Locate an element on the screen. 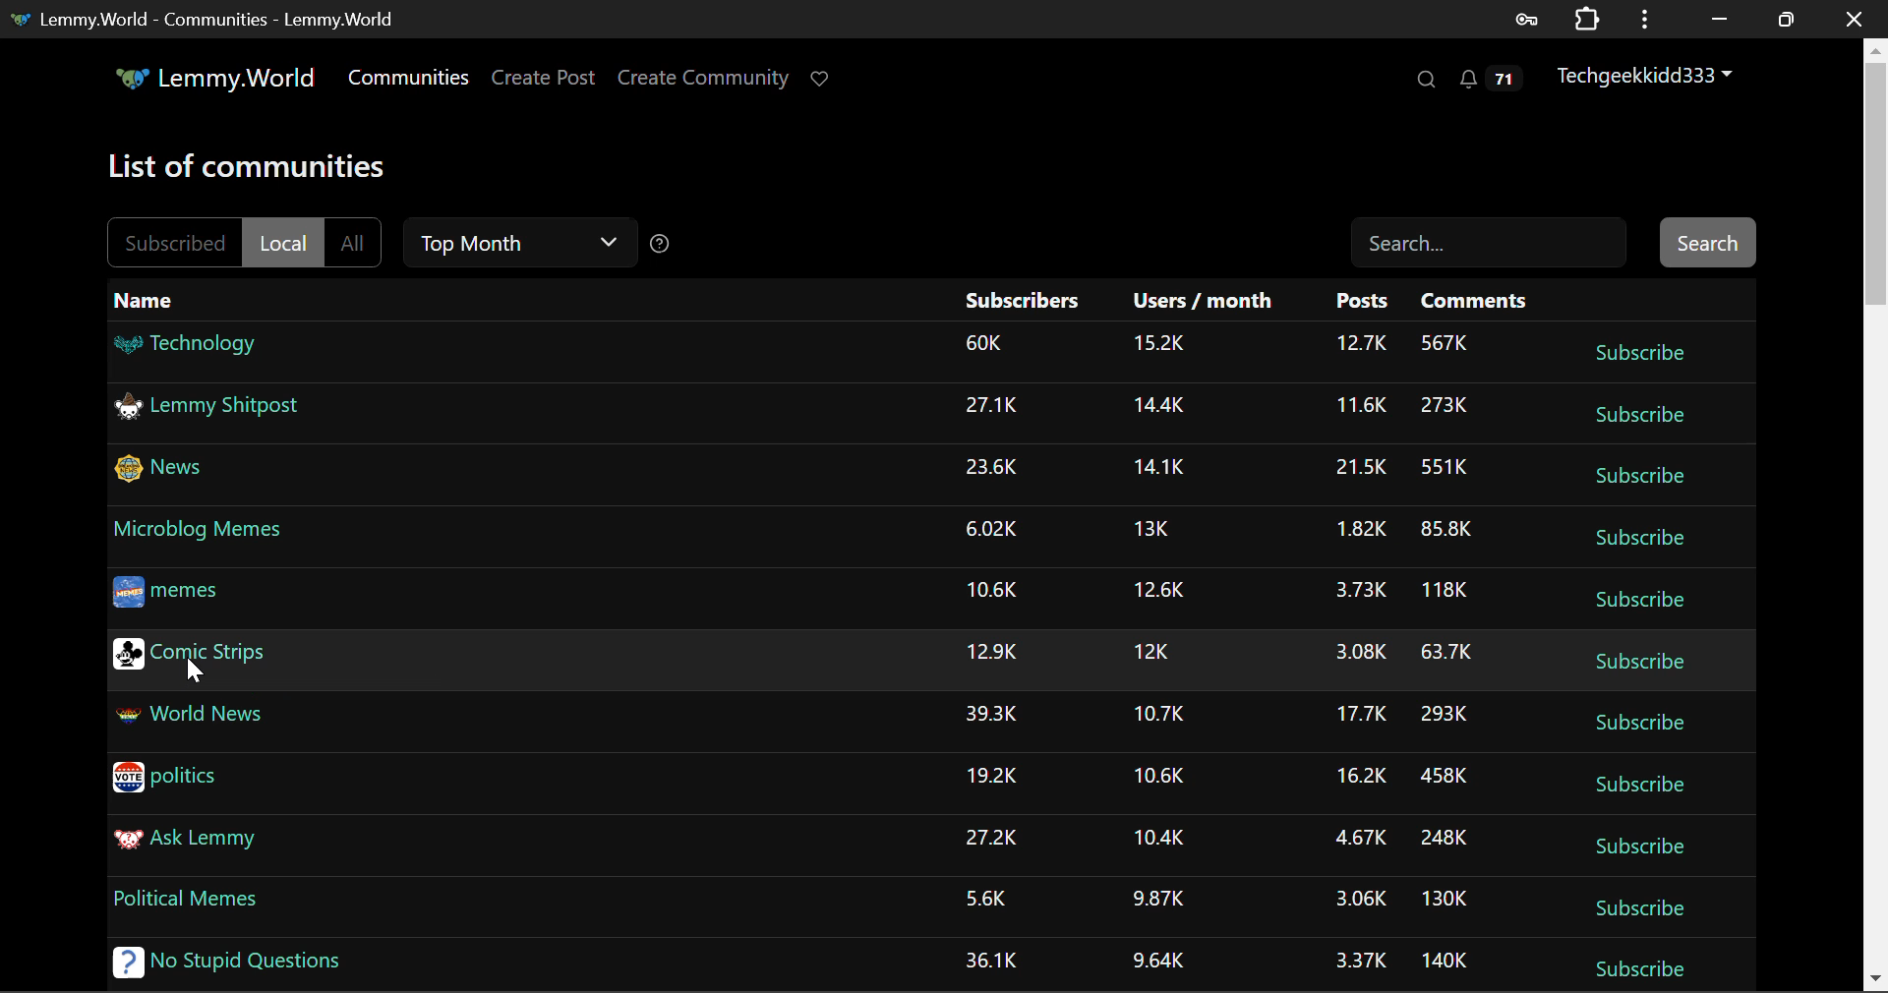 This screenshot has height=993, width=1888. Create Post is located at coordinates (542, 79).